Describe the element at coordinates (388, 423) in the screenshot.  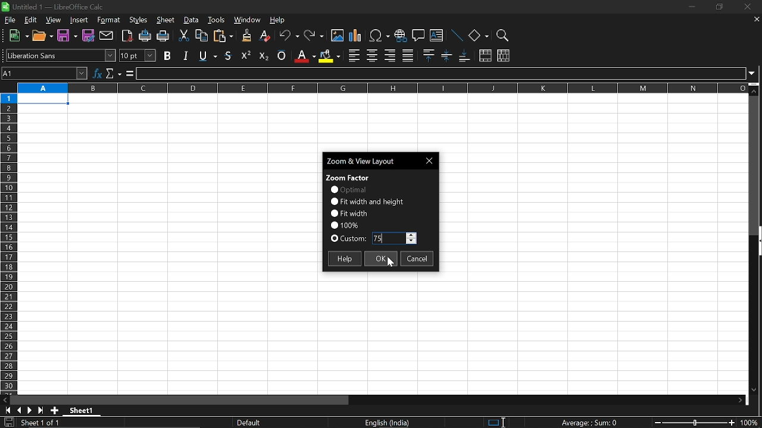
I see `current language` at that location.